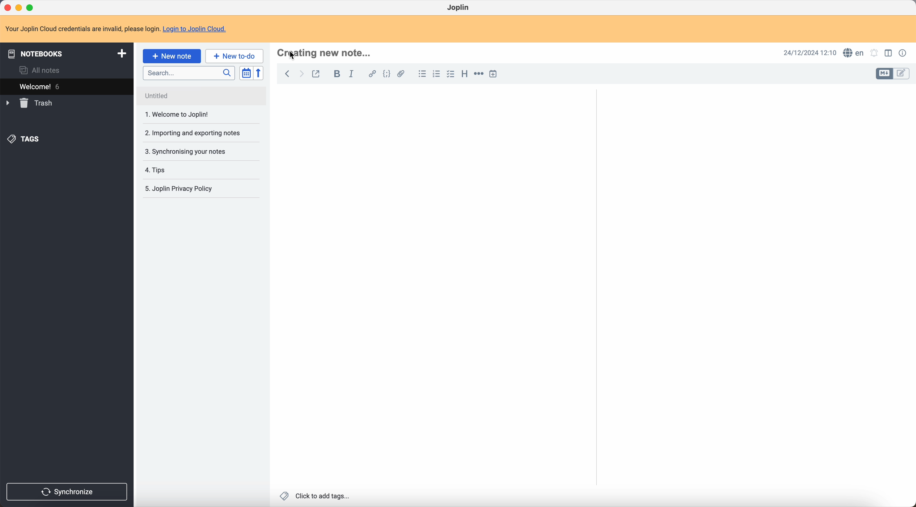 Image resolution: width=916 pixels, height=507 pixels. Describe the element at coordinates (234, 55) in the screenshot. I see `new to-do` at that location.